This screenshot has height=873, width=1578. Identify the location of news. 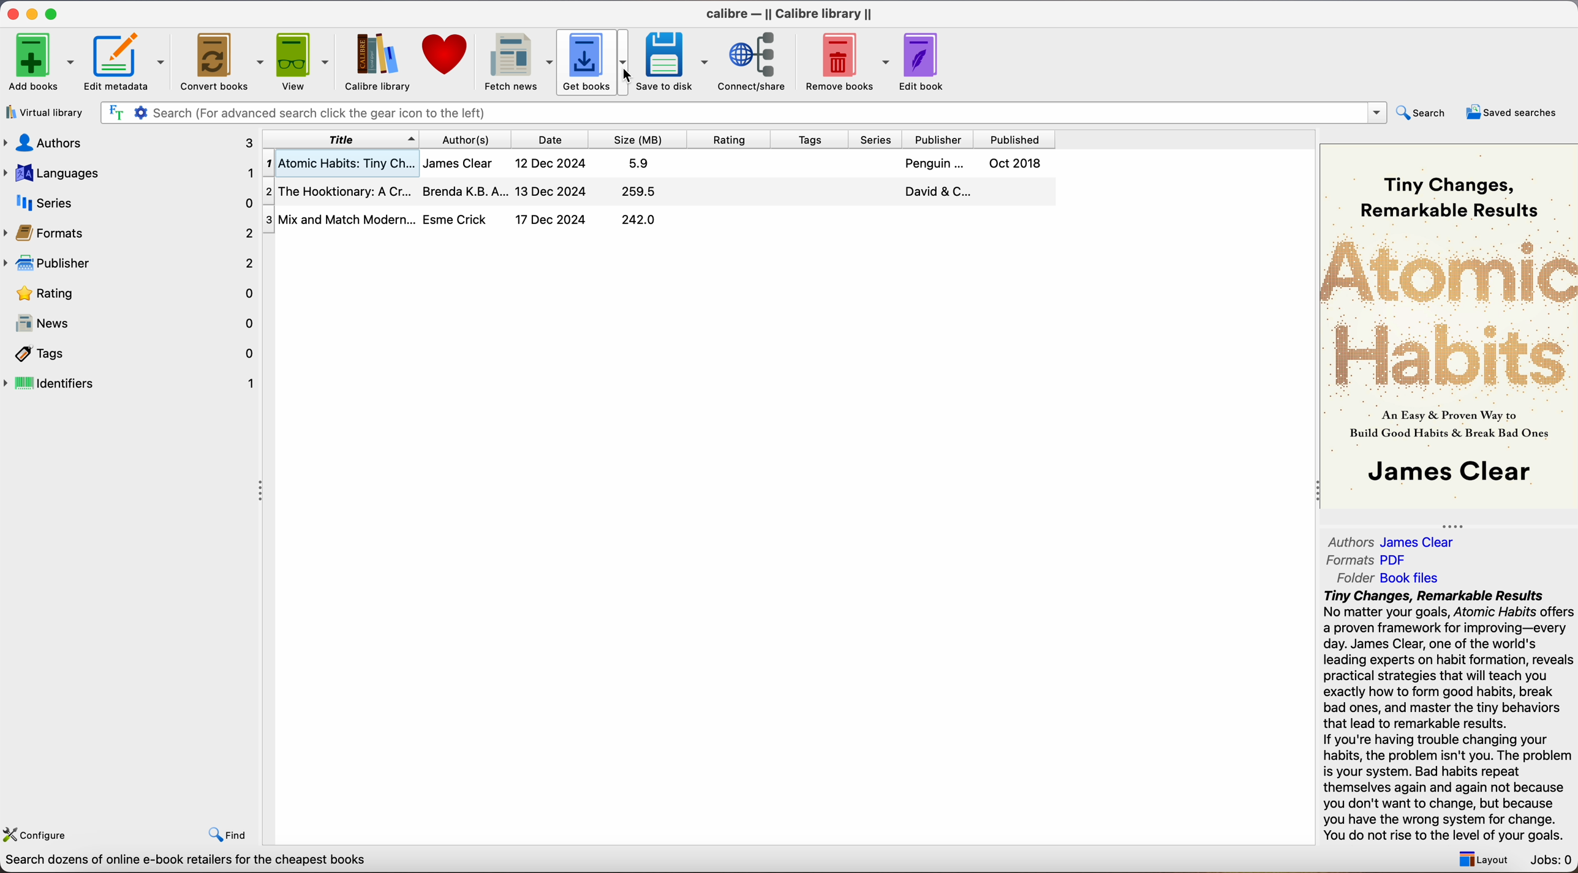
(132, 325).